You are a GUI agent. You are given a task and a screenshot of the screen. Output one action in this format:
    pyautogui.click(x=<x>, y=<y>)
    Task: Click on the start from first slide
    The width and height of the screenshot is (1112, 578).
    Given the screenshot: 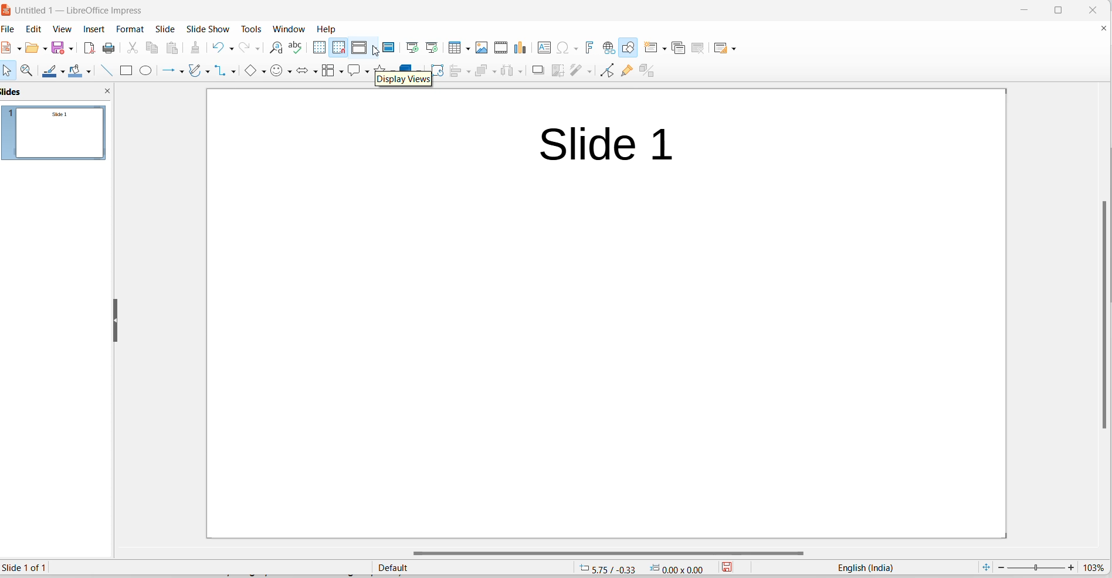 What is the action you would take?
    pyautogui.click(x=412, y=47)
    